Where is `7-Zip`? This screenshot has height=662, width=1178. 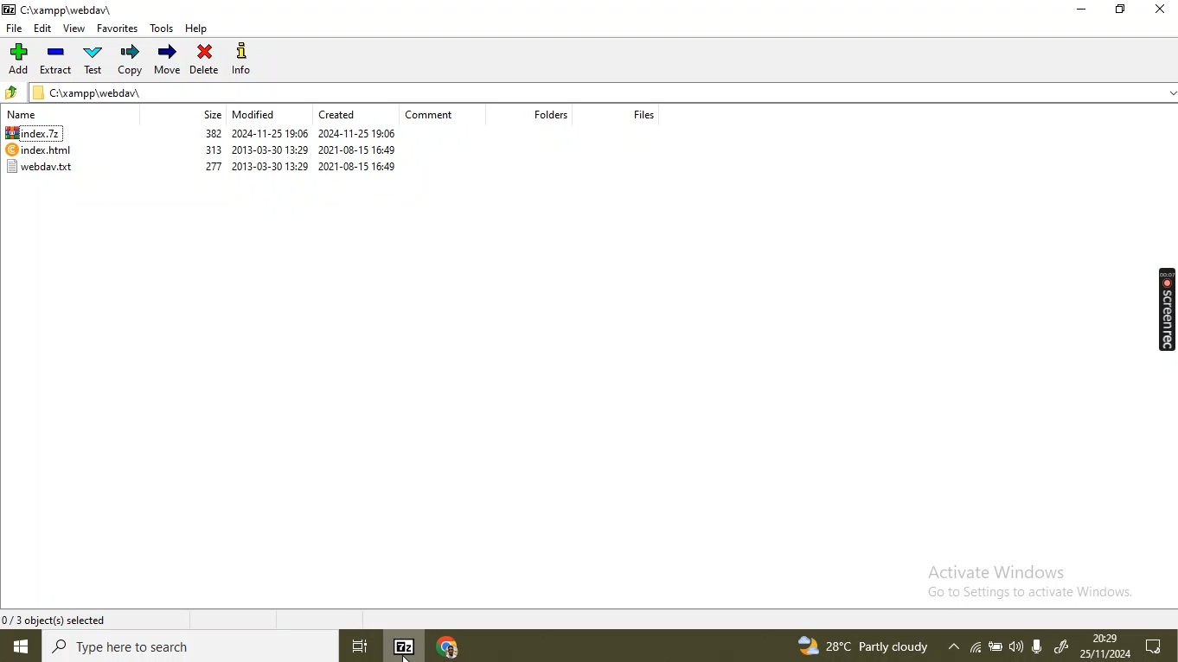
7-Zip is located at coordinates (402, 646).